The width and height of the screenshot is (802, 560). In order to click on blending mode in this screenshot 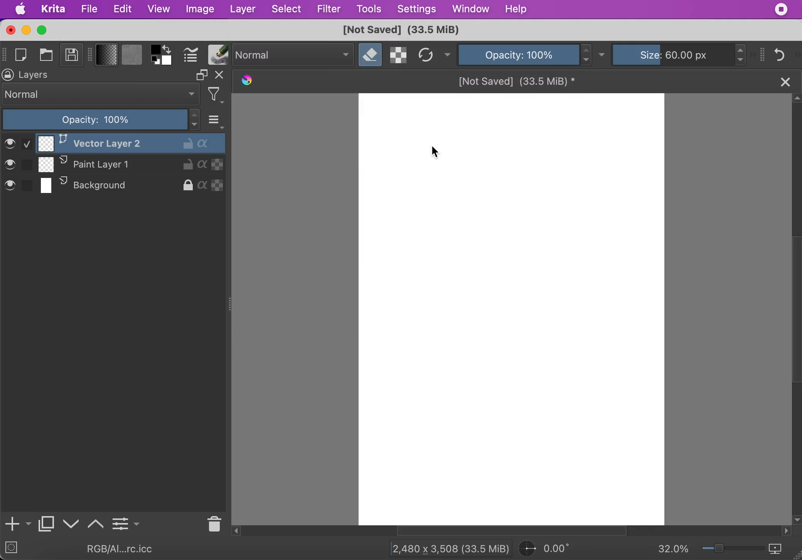, I will do `click(294, 55)`.